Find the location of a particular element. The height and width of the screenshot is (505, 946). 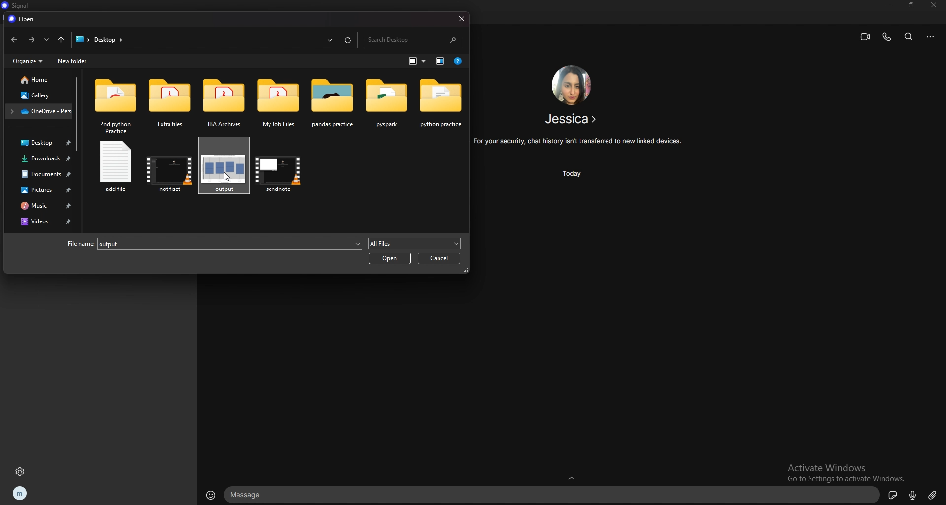

selected photo is located at coordinates (223, 166).